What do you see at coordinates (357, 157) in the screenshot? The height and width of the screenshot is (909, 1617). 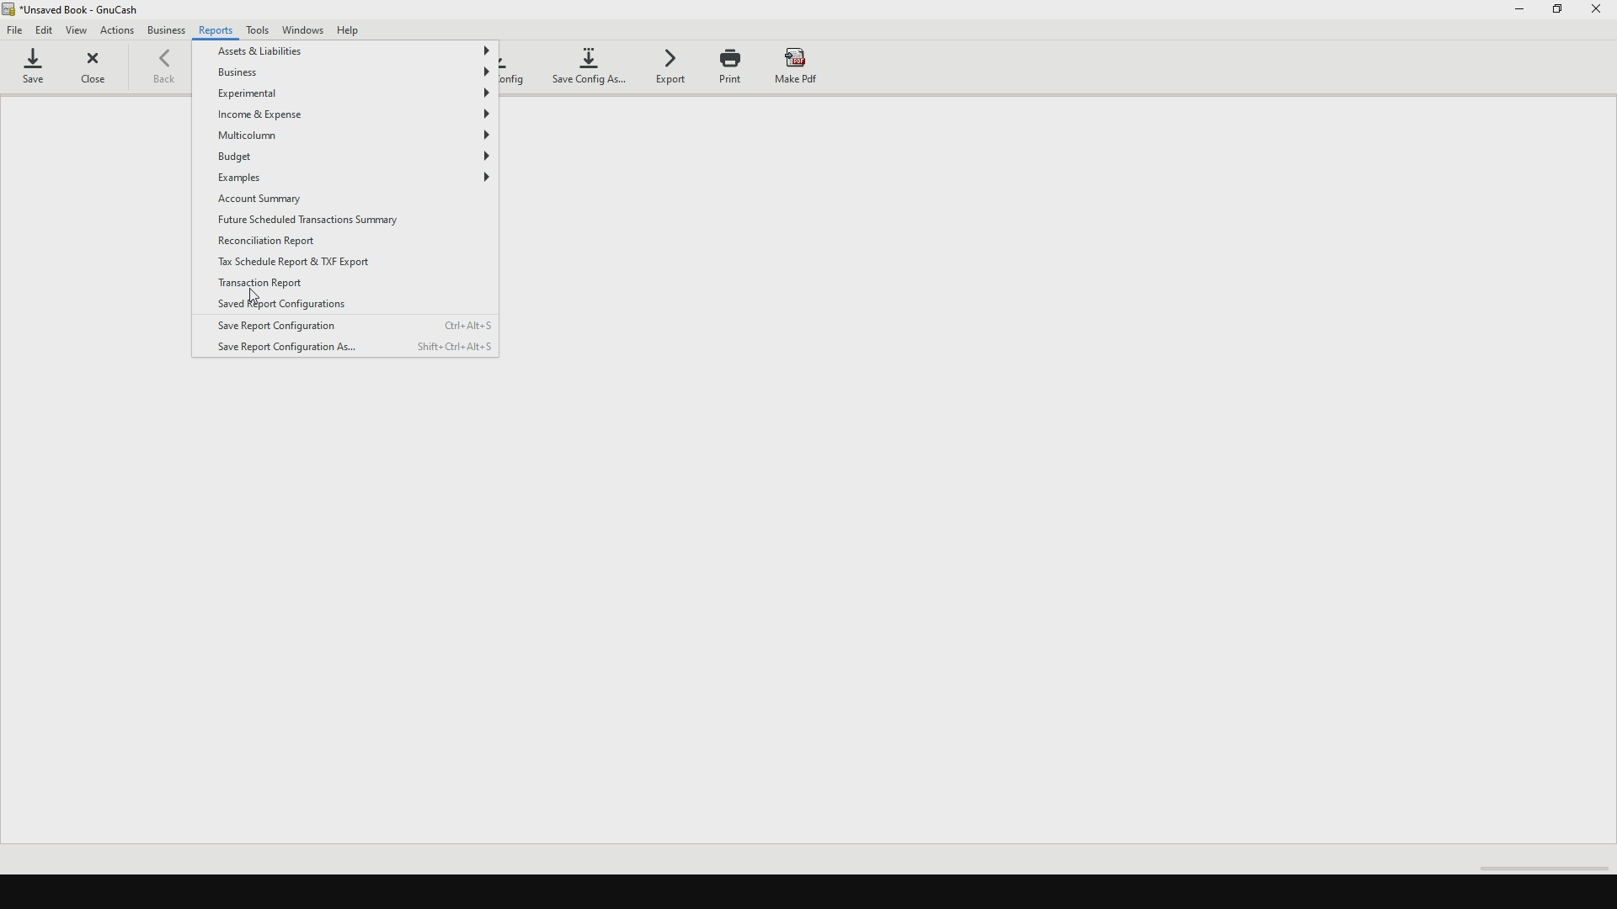 I see `budget` at bounding box center [357, 157].